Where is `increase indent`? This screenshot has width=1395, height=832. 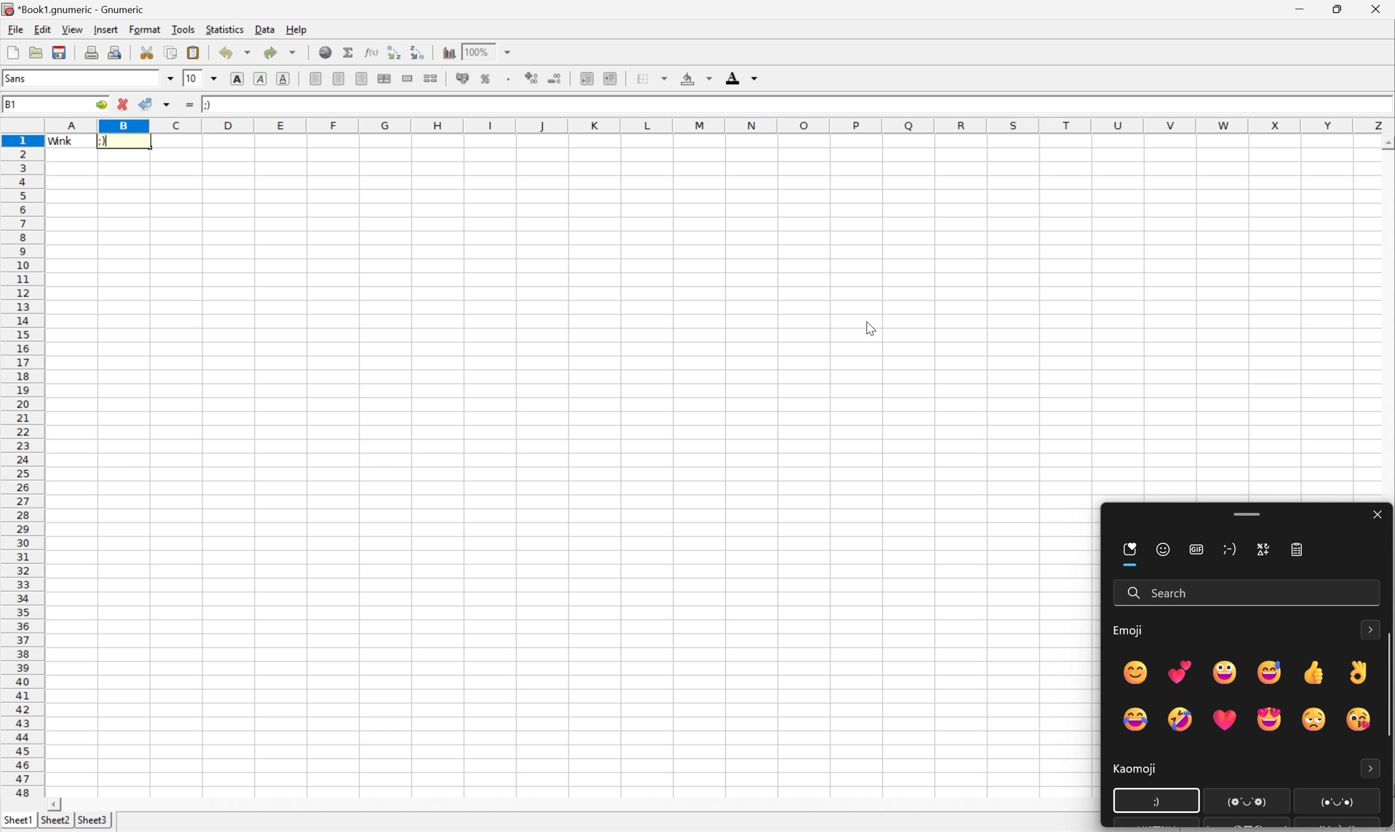 increase indent is located at coordinates (611, 77).